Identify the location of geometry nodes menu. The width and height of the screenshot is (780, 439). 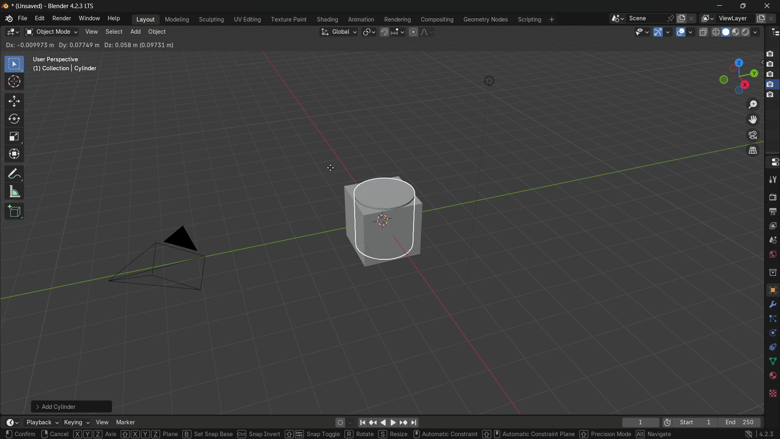
(486, 20).